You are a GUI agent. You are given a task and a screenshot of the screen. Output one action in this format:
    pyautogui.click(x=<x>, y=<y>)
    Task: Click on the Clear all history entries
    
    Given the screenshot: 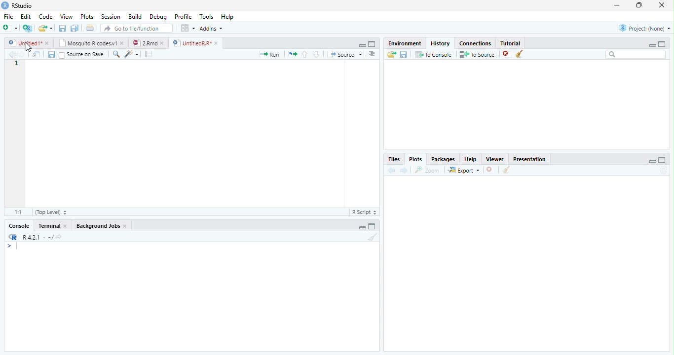 What is the action you would take?
    pyautogui.click(x=519, y=54)
    